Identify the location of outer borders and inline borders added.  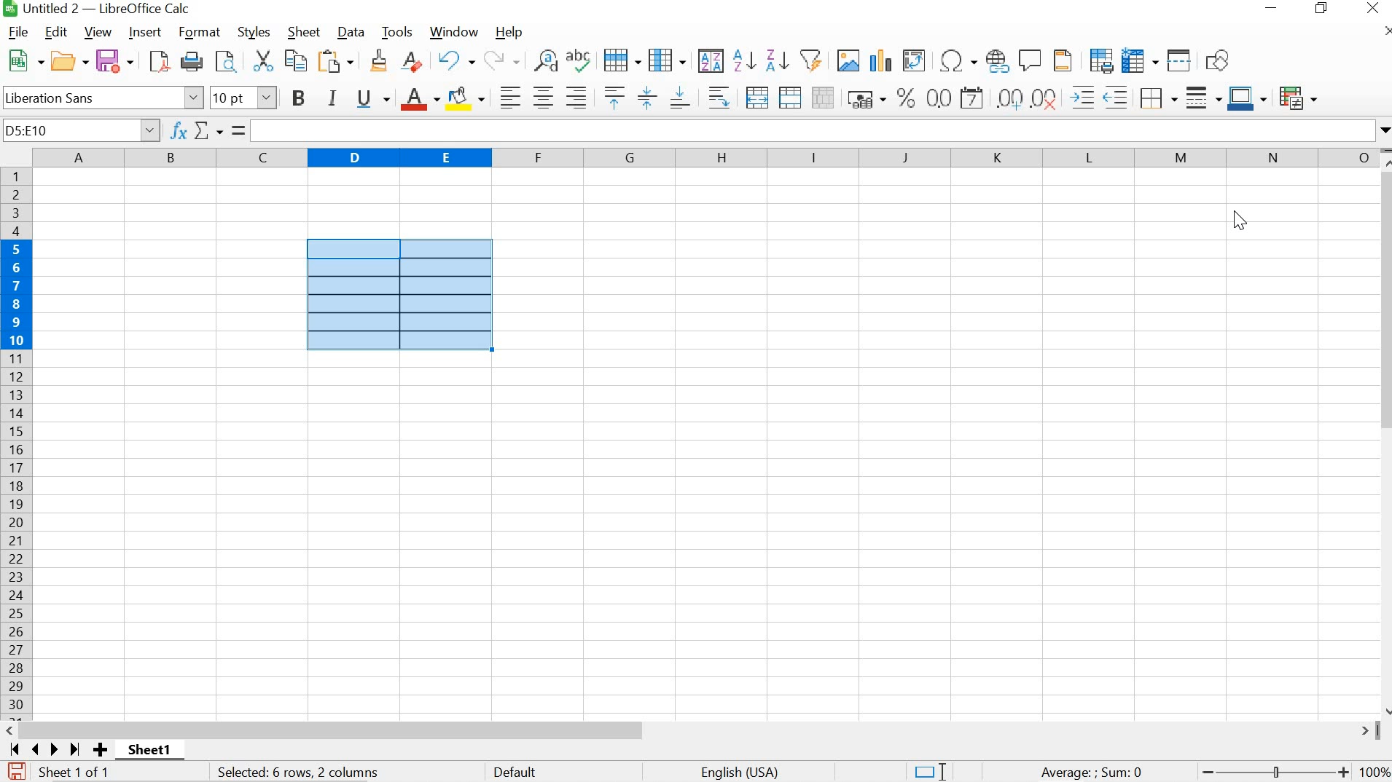
(399, 295).